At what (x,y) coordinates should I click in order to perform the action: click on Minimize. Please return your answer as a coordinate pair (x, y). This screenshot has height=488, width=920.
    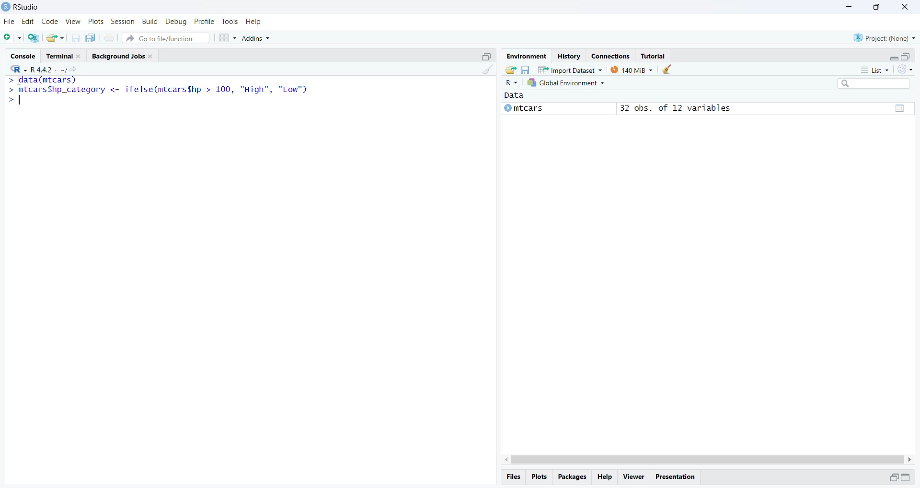
    Looking at the image, I should click on (849, 7).